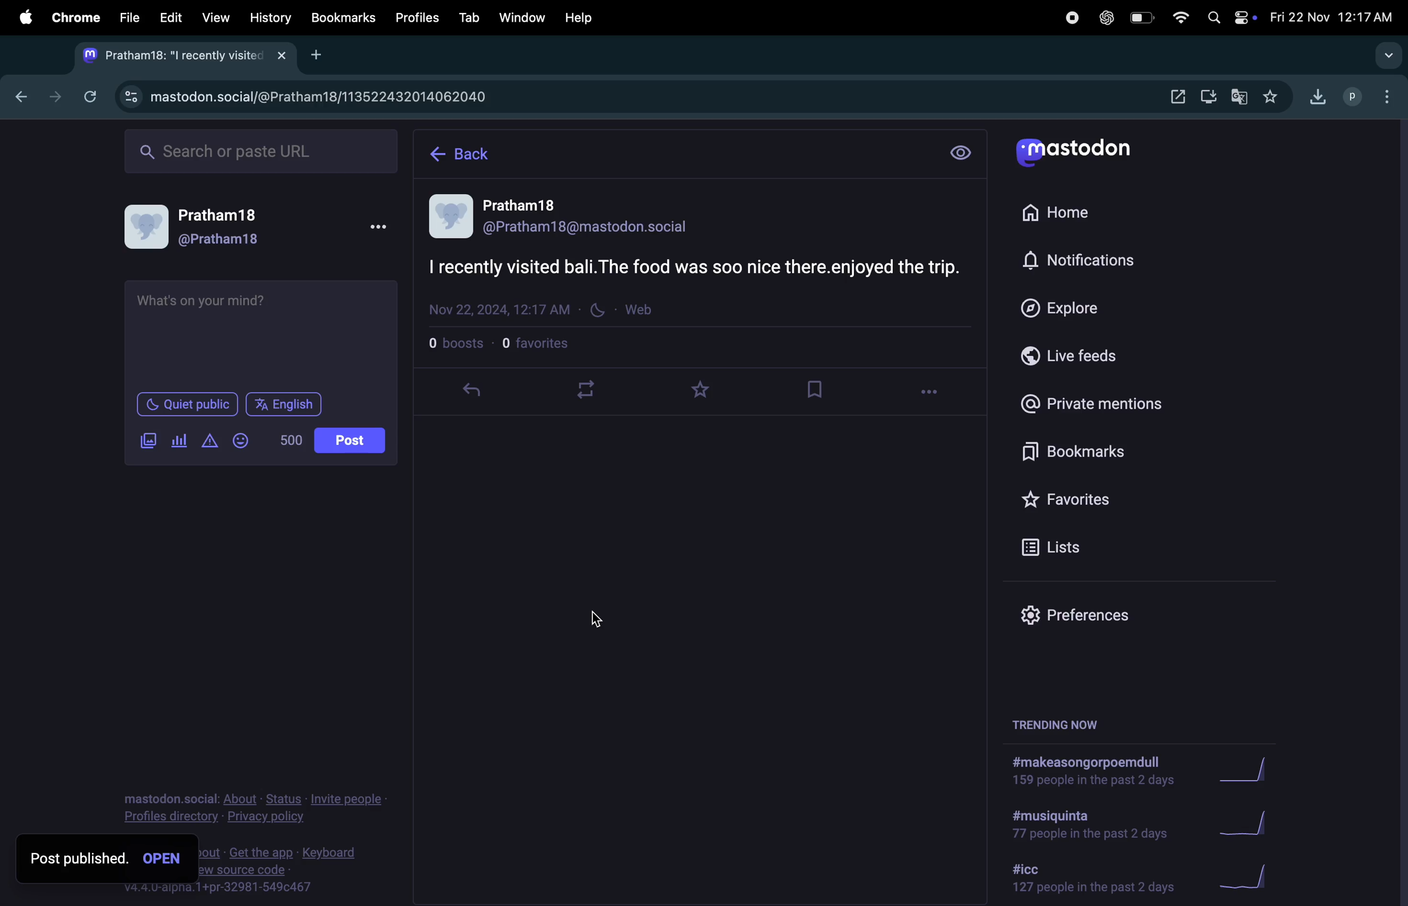 This screenshot has height=906, width=1408. Describe the element at coordinates (260, 151) in the screenshot. I see `search bar` at that location.